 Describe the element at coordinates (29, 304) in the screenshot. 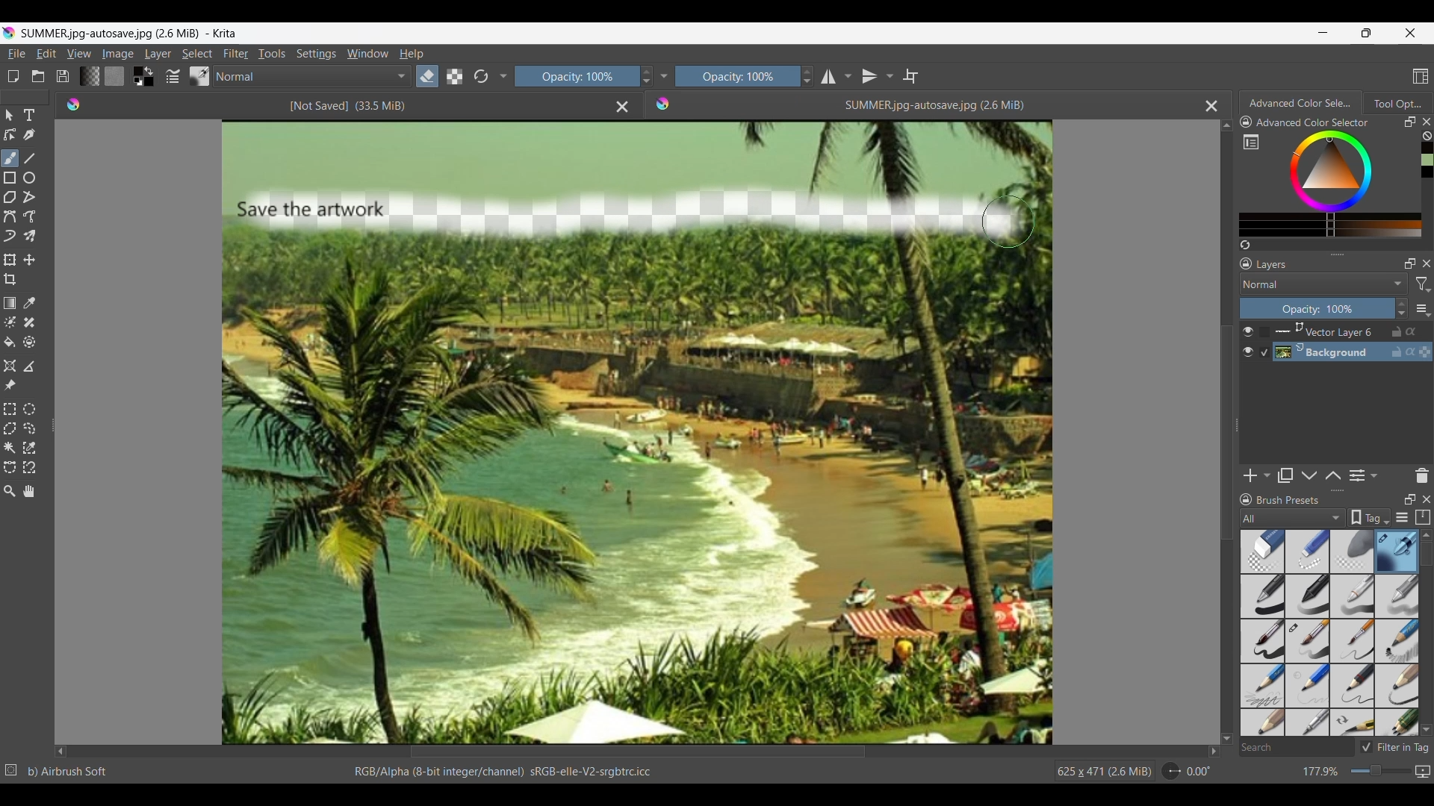

I see `Sample color from current layer` at that location.